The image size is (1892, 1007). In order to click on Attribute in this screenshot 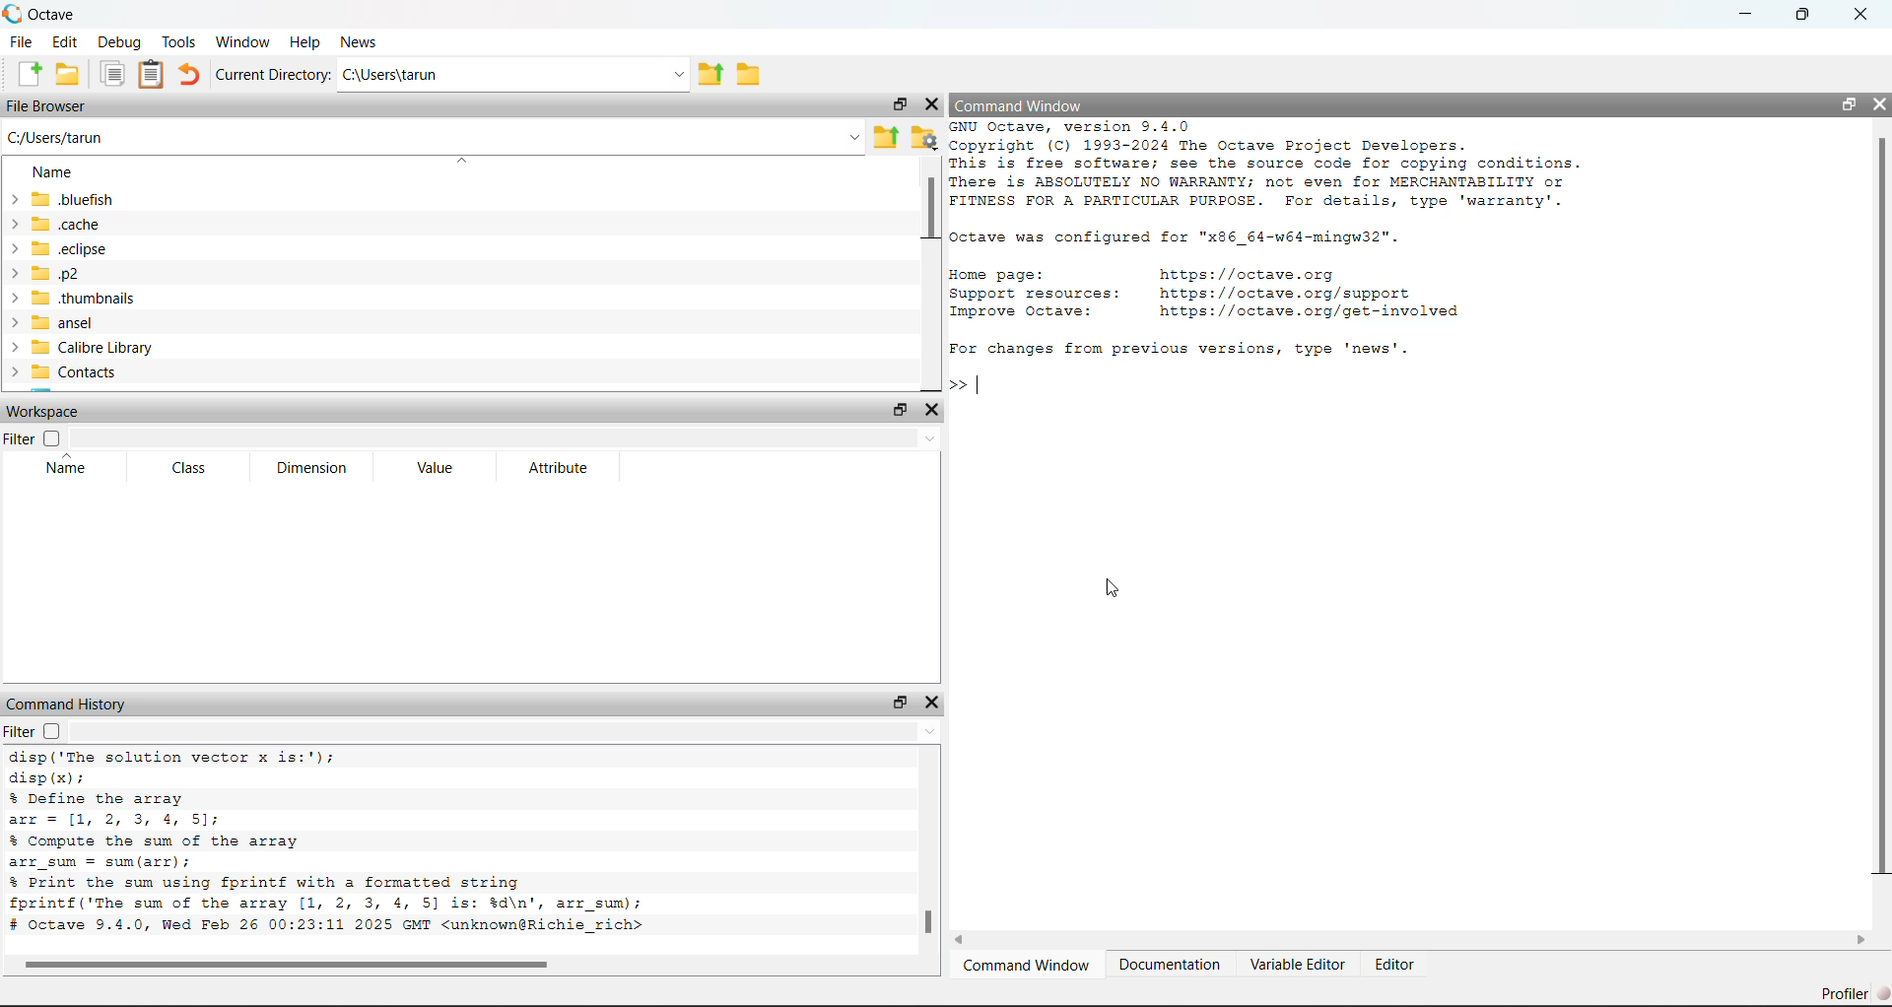, I will do `click(547, 466)`.